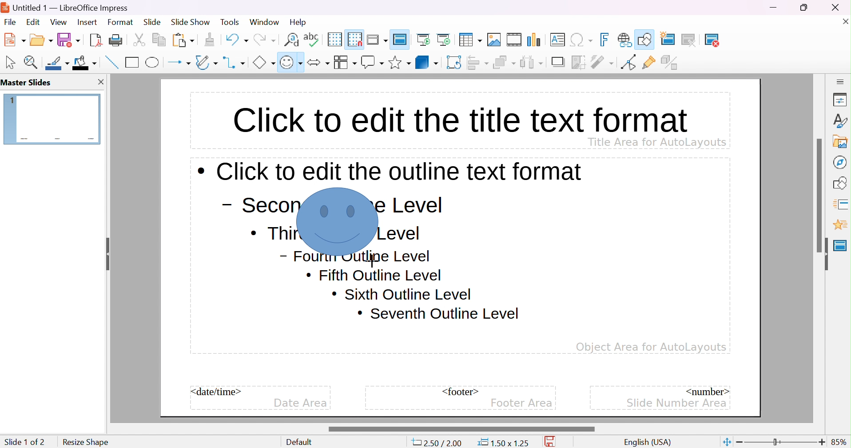 The height and width of the screenshot is (448, 851). Describe the element at coordinates (111, 62) in the screenshot. I see `insert line` at that location.